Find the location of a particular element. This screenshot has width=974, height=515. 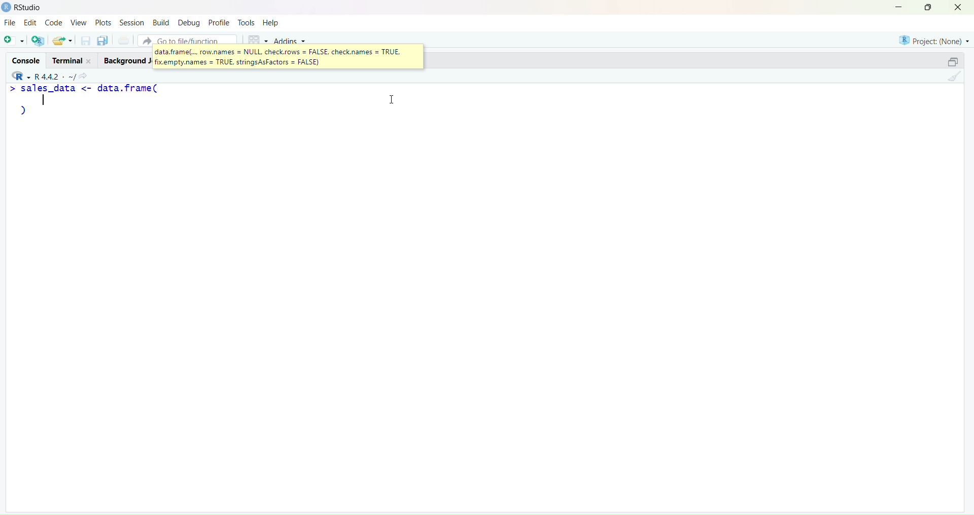

clear is located at coordinates (957, 79).